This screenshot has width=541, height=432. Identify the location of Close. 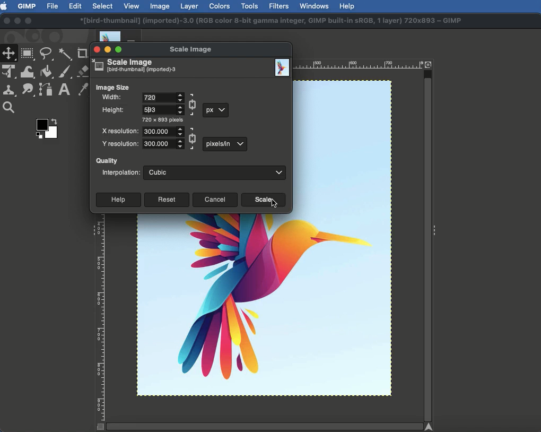
(6, 21).